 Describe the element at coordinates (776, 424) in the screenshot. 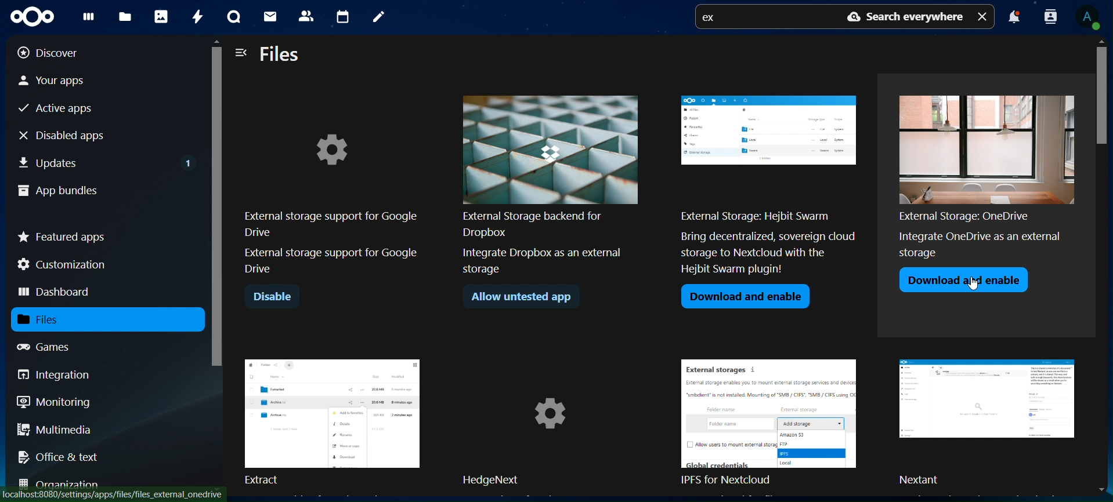

I see `IPFS for nextcloud` at that location.